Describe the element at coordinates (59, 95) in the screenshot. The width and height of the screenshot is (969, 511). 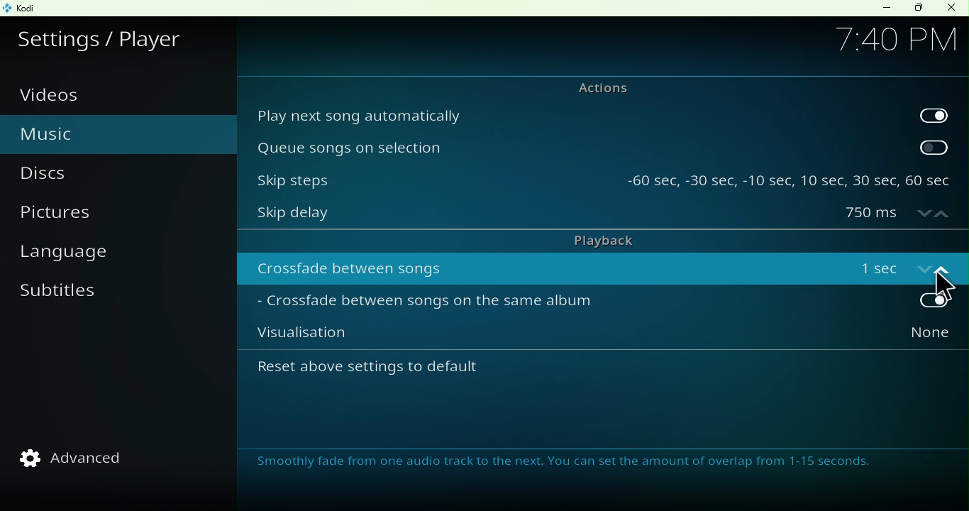
I see `Videos` at that location.